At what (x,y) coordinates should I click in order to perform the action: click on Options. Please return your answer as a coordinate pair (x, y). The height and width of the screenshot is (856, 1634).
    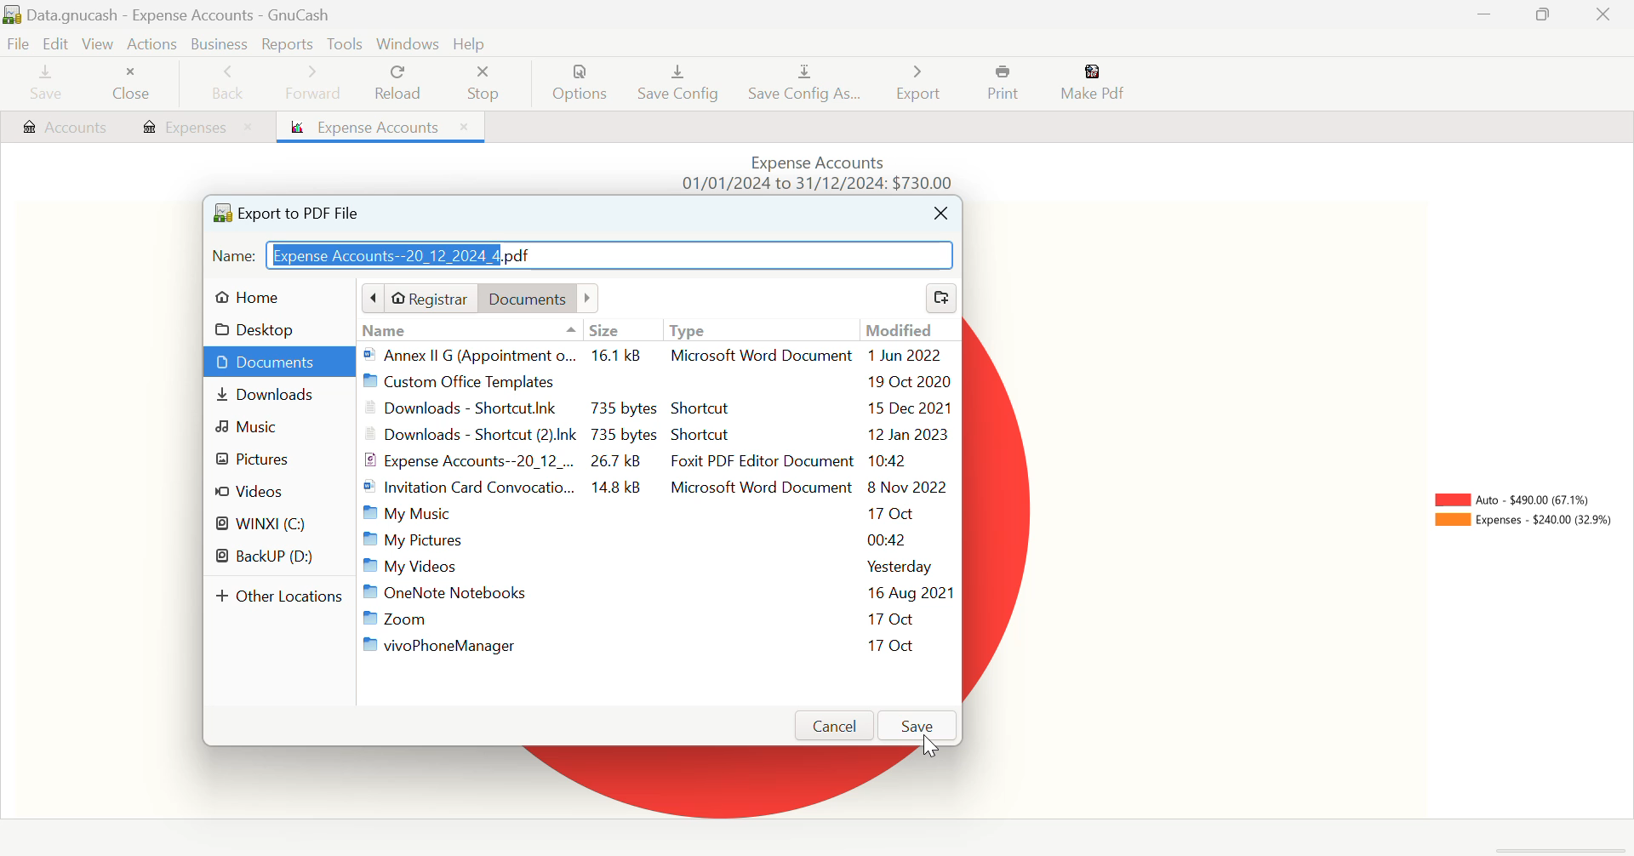
    Looking at the image, I should click on (582, 83).